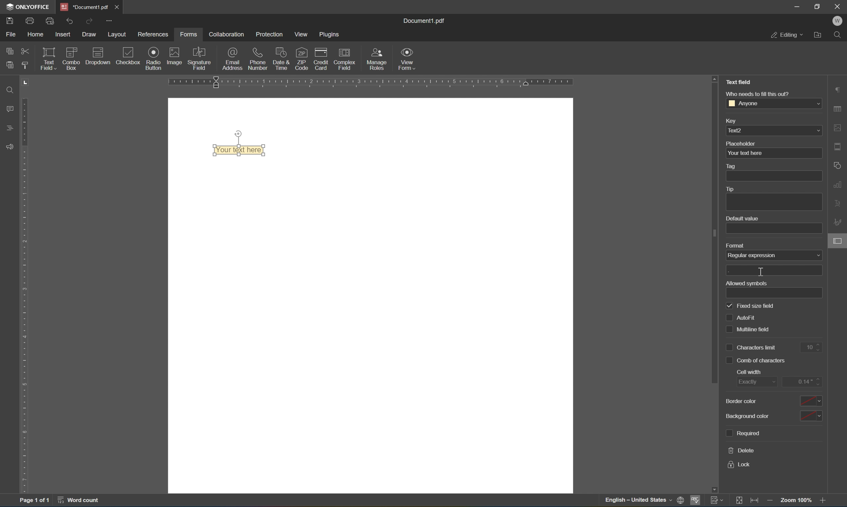  What do you see at coordinates (838, 20) in the screenshot?
I see `W` at bounding box center [838, 20].